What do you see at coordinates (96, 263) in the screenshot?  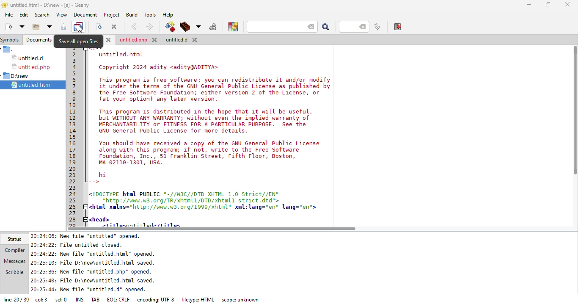 I see `status update` at bounding box center [96, 263].